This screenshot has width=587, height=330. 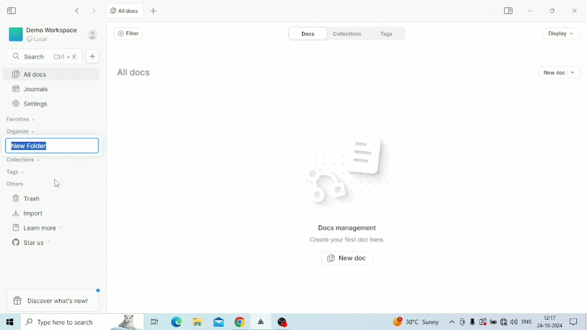 I want to click on Warning, so click(x=483, y=321).